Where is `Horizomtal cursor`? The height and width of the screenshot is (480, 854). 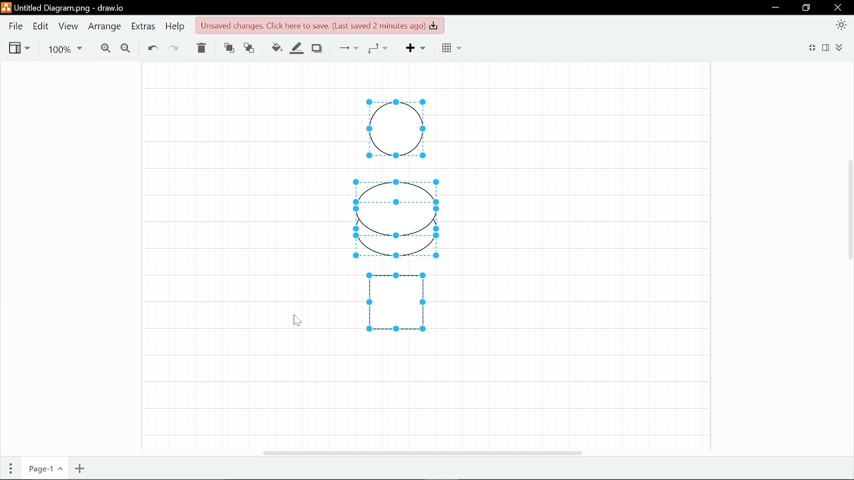
Horizomtal cursor is located at coordinates (422, 452).